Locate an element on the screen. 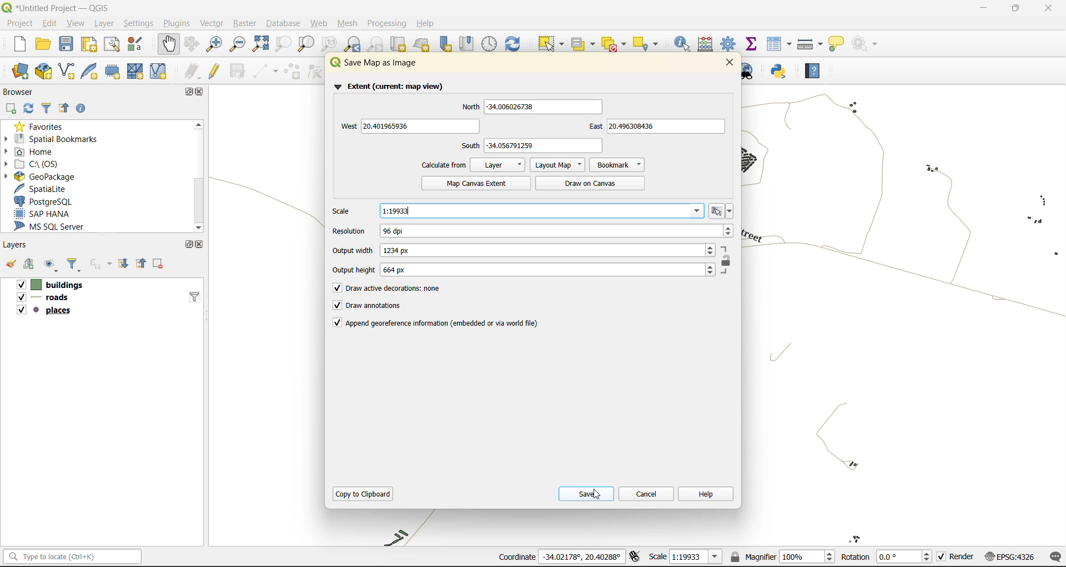 This screenshot has height=567, width=1066. manage map is located at coordinates (51, 265).